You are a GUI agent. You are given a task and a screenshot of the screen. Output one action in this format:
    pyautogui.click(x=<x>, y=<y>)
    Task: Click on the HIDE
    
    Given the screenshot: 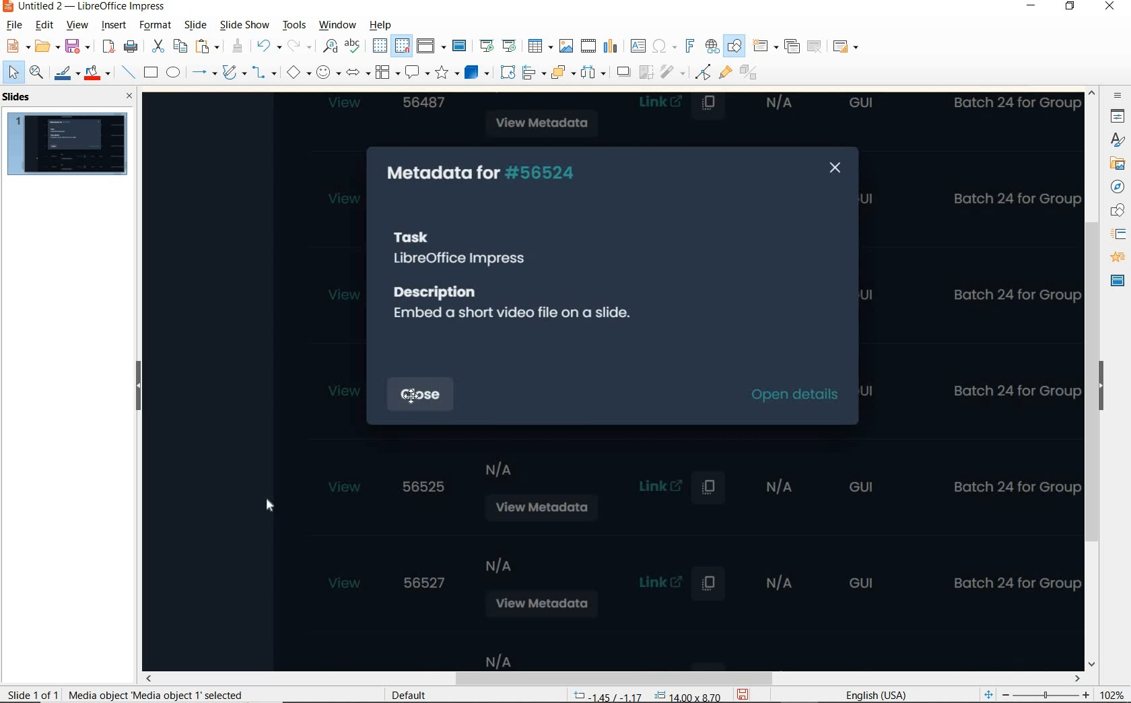 What is the action you would take?
    pyautogui.click(x=139, y=386)
    